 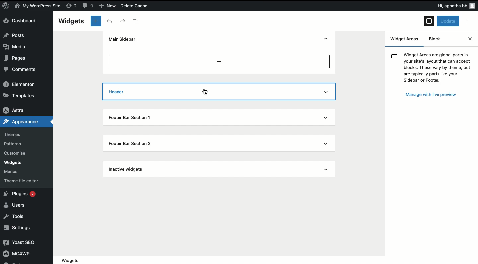 I want to click on Footer bar section 2, so click(x=131, y=144).